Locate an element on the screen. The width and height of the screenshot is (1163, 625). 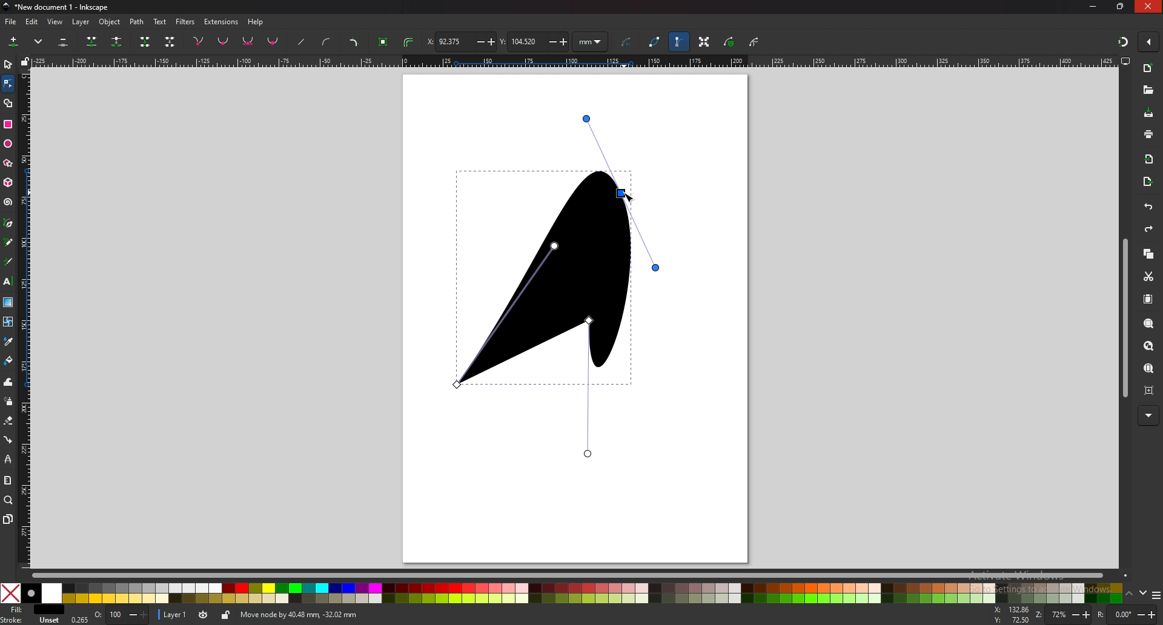
path outline is located at coordinates (654, 41).